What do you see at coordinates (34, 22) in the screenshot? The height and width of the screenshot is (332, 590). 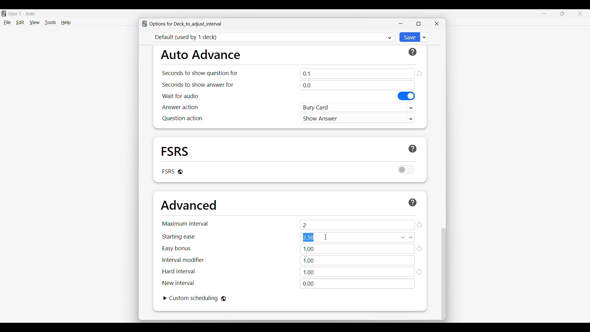 I see `View menu` at bounding box center [34, 22].